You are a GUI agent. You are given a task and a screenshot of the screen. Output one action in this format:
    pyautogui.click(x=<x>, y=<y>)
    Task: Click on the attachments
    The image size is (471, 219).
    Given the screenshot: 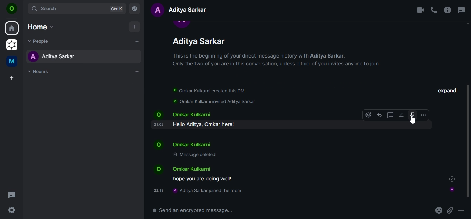 What is the action you would take?
    pyautogui.click(x=450, y=210)
    